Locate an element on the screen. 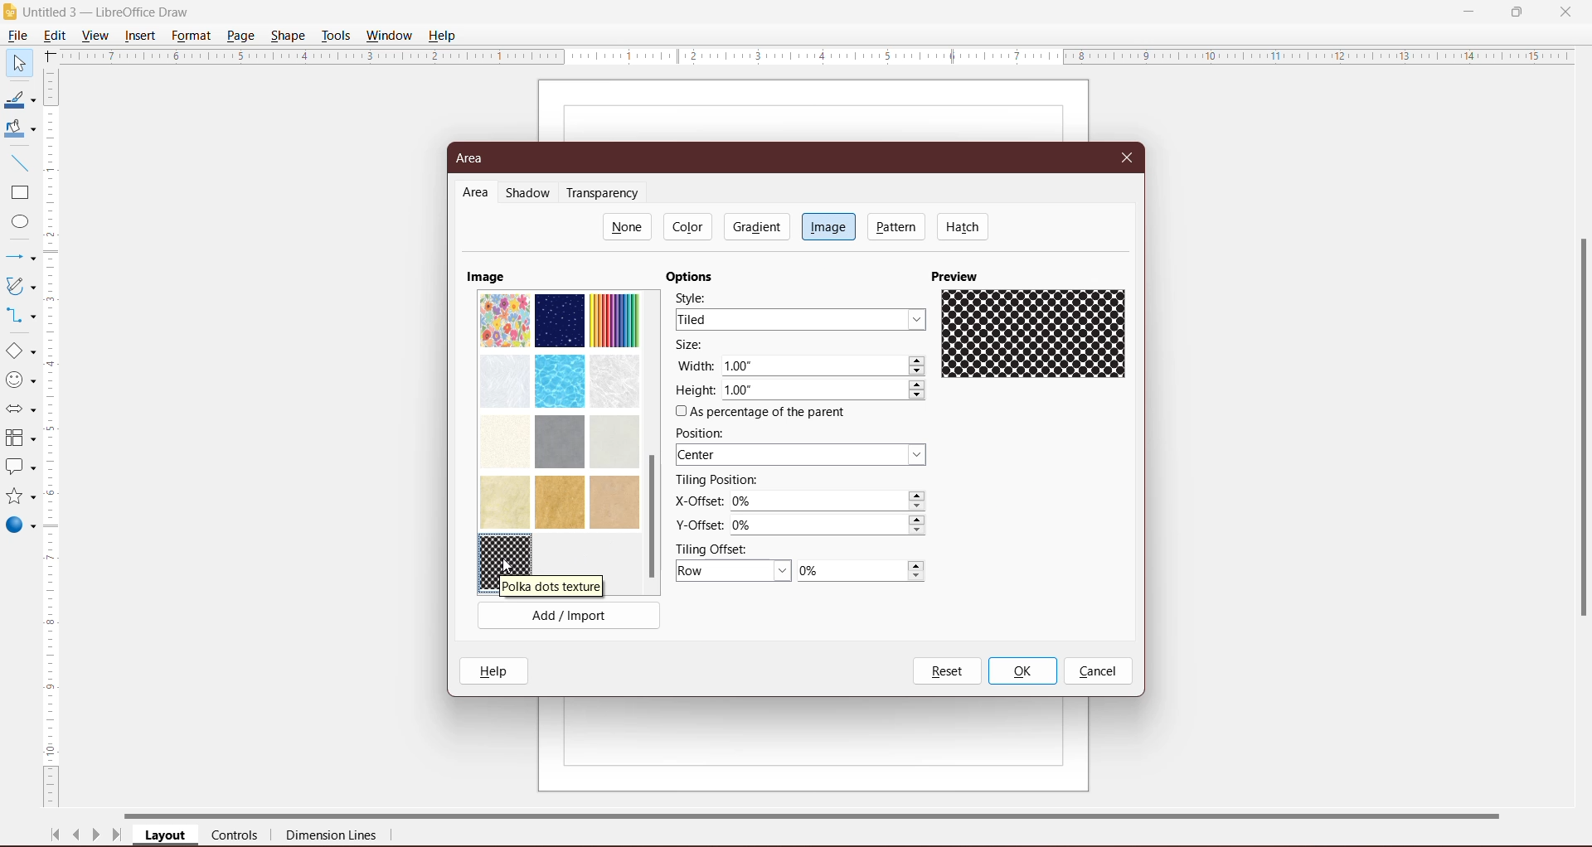  Selected Image preview is located at coordinates (1037, 336).